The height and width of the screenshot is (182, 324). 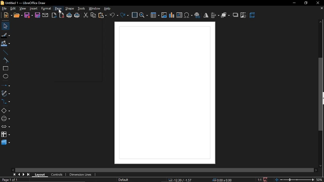 I want to click on format, so click(x=46, y=9).